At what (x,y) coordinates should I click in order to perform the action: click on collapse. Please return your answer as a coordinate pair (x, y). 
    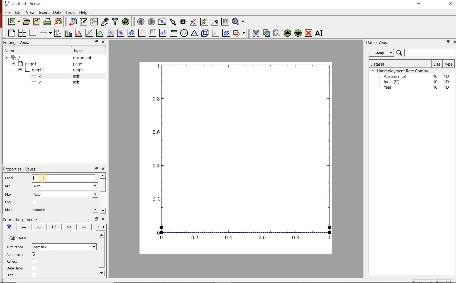
    Looking at the image, I should click on (20, 70).